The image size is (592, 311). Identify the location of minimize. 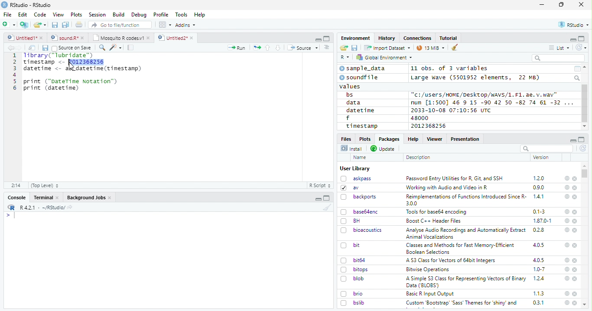
(572, 139).